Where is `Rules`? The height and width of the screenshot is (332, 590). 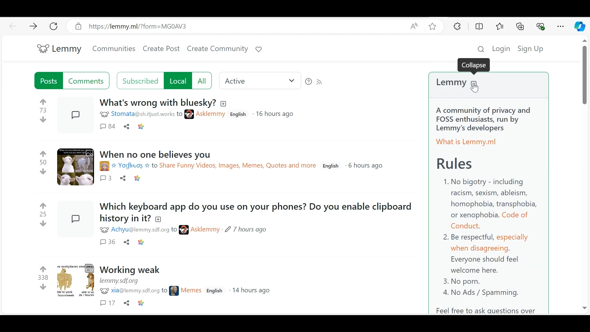
Rules is located at coordinates (488, 206).